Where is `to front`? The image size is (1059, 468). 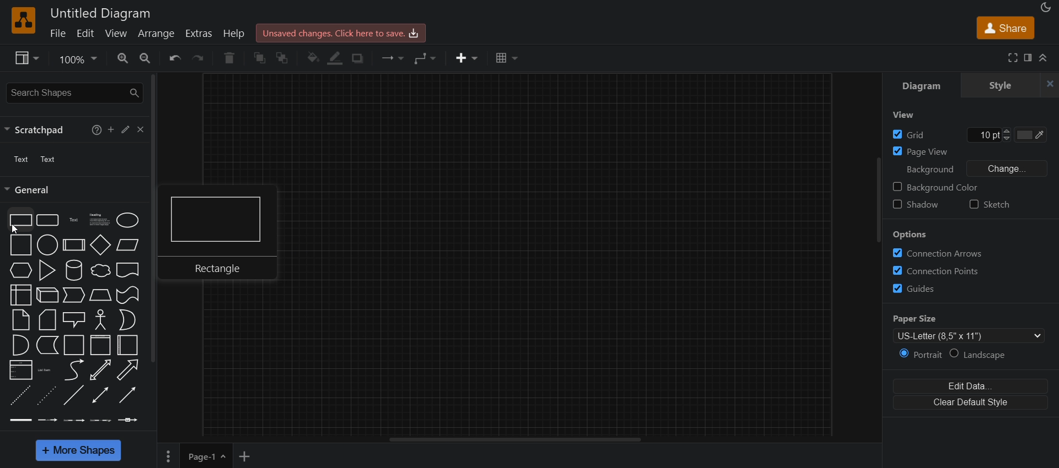 to front is located at coordinates (284, 56).